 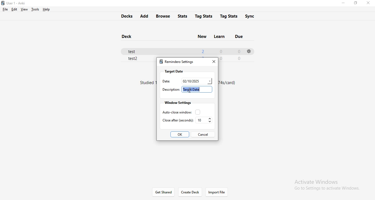 I want to click on 0, so click(x=221, y=51).